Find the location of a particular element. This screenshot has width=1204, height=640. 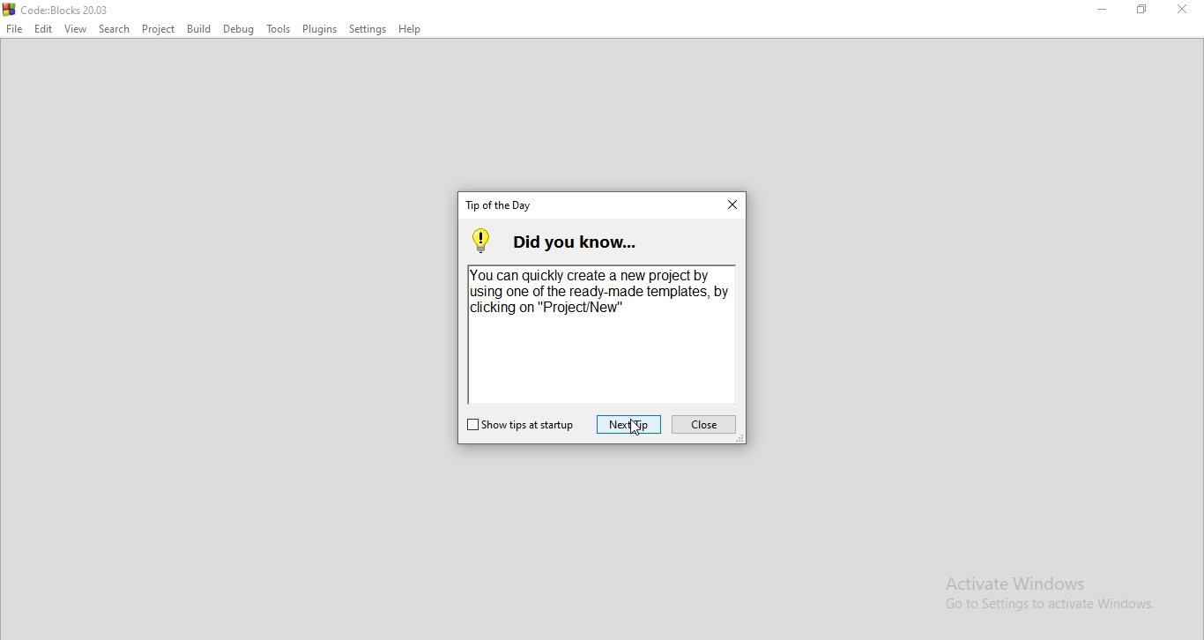

Help is located at coordinates (413, 31).